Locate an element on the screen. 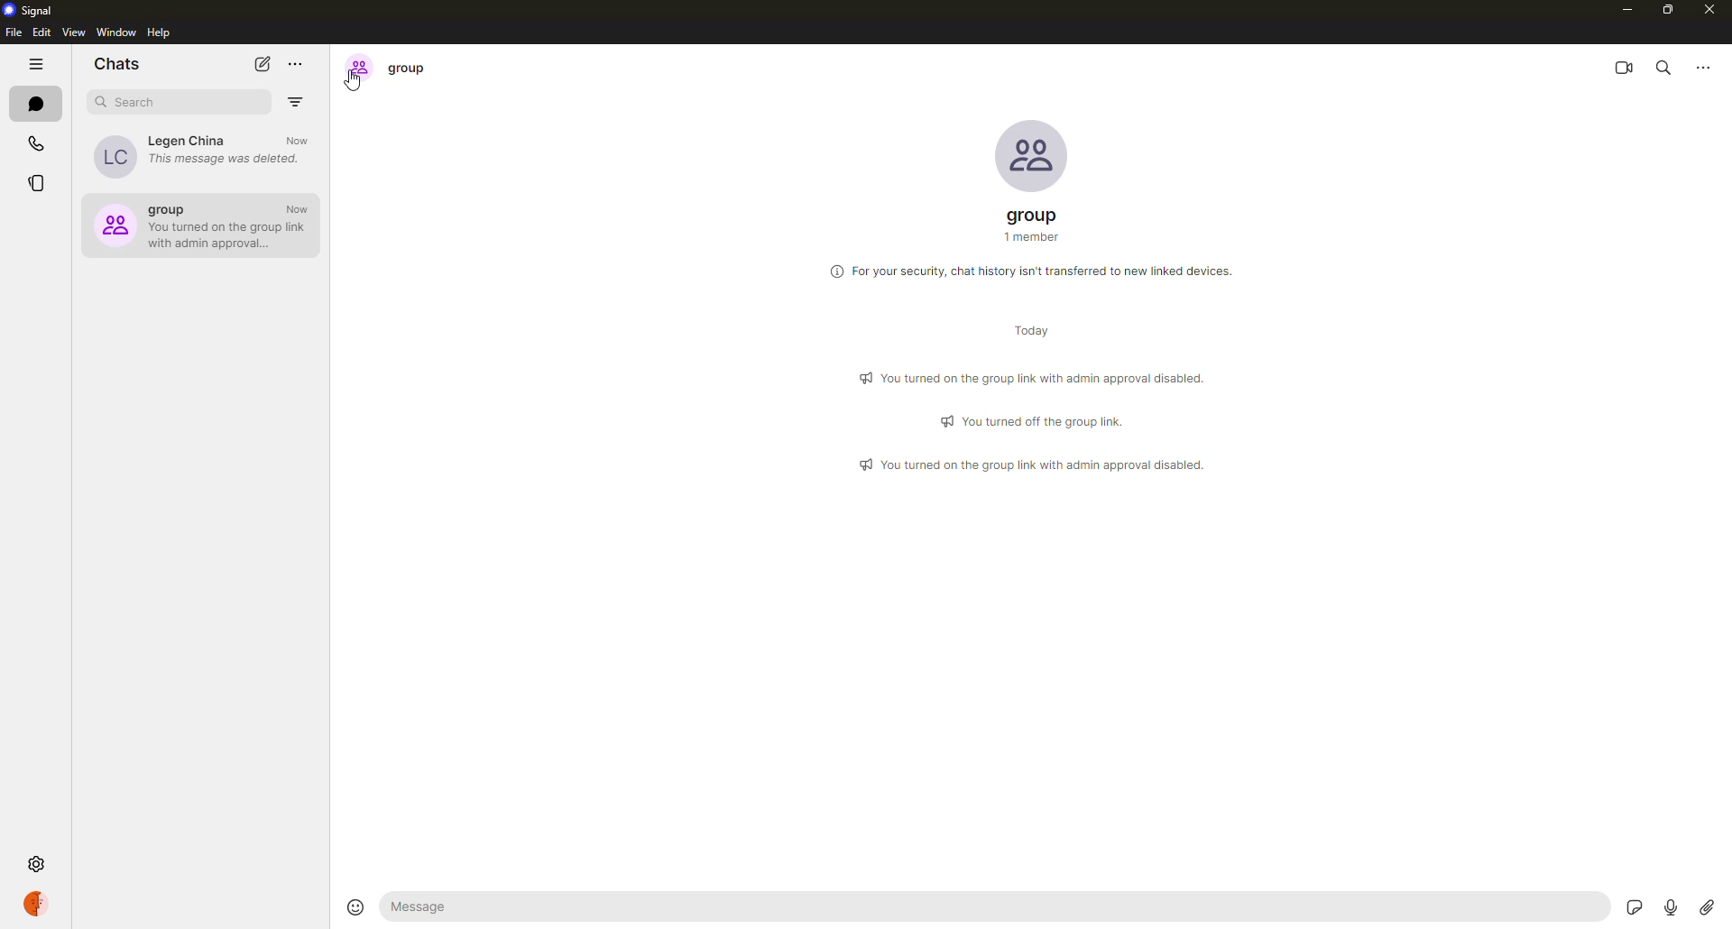 This screenshot has height=929, width=1732. more is located at coordinates (296, 64).